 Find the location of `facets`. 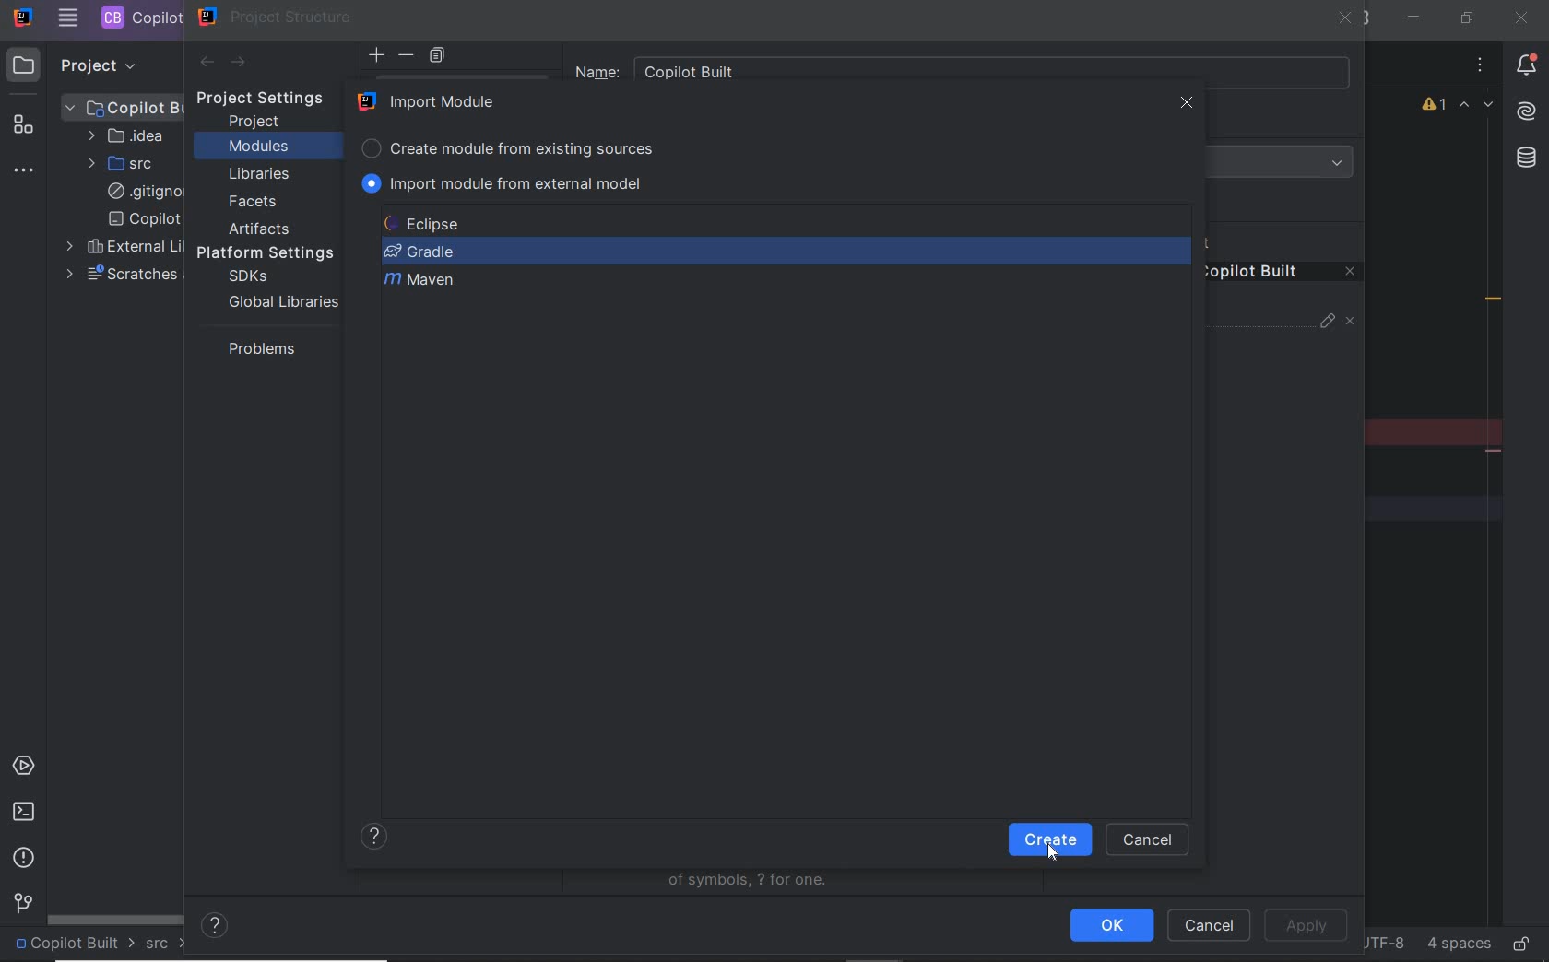

facets is located at coordinates (254, 203).